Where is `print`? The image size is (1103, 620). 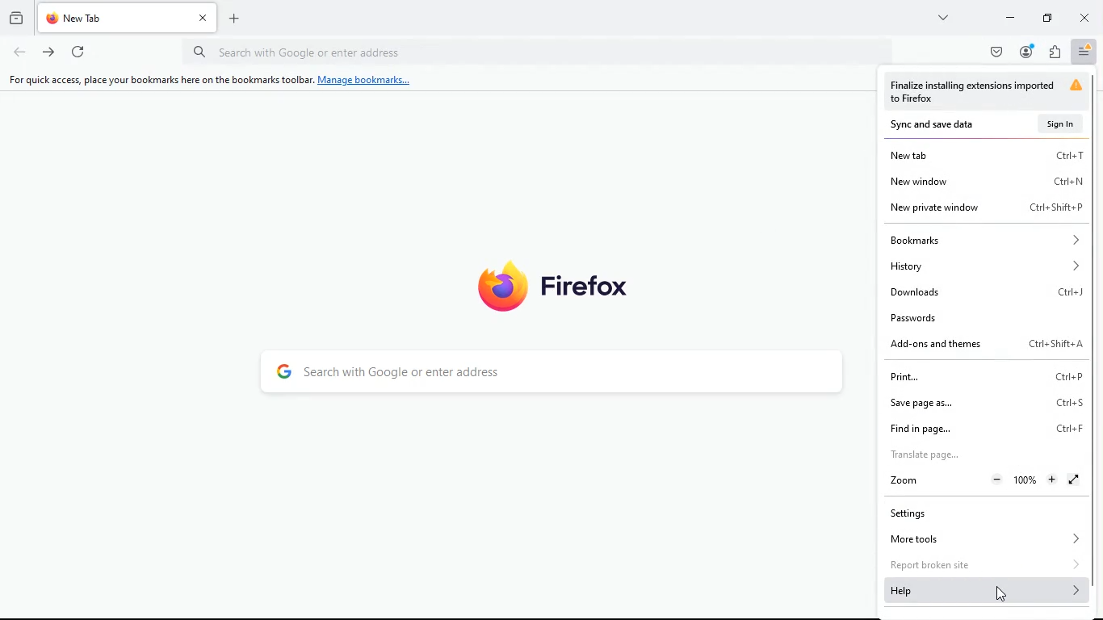
print is located at coordinates (987, 377).